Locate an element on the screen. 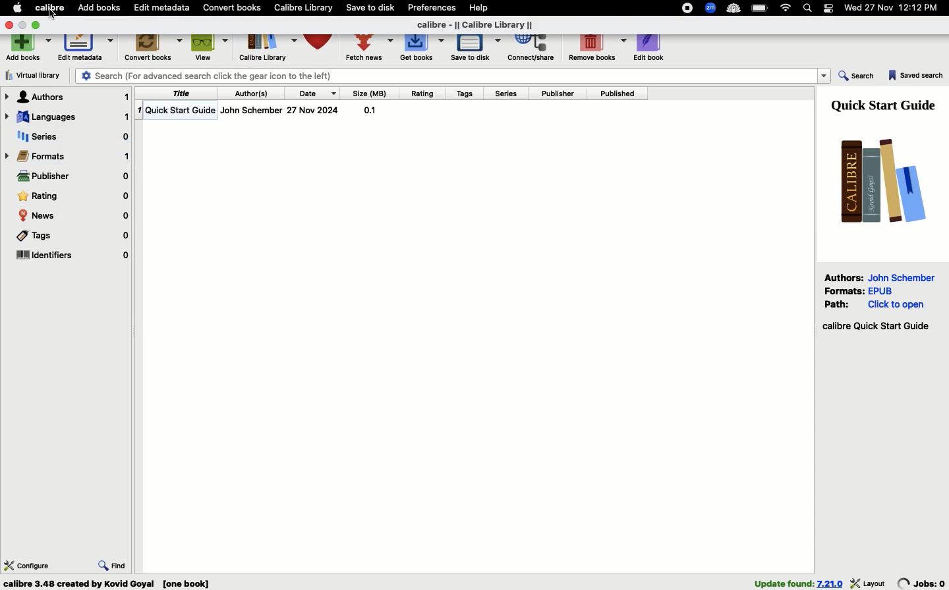  Maximize is located at coordinates (38, 26).